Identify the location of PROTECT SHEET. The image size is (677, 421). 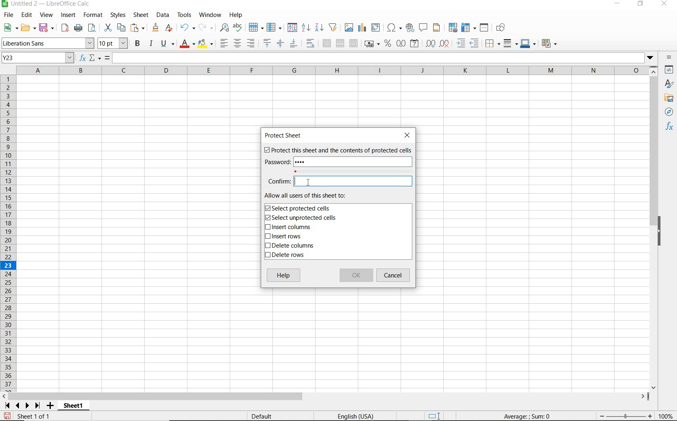
(285, 135).